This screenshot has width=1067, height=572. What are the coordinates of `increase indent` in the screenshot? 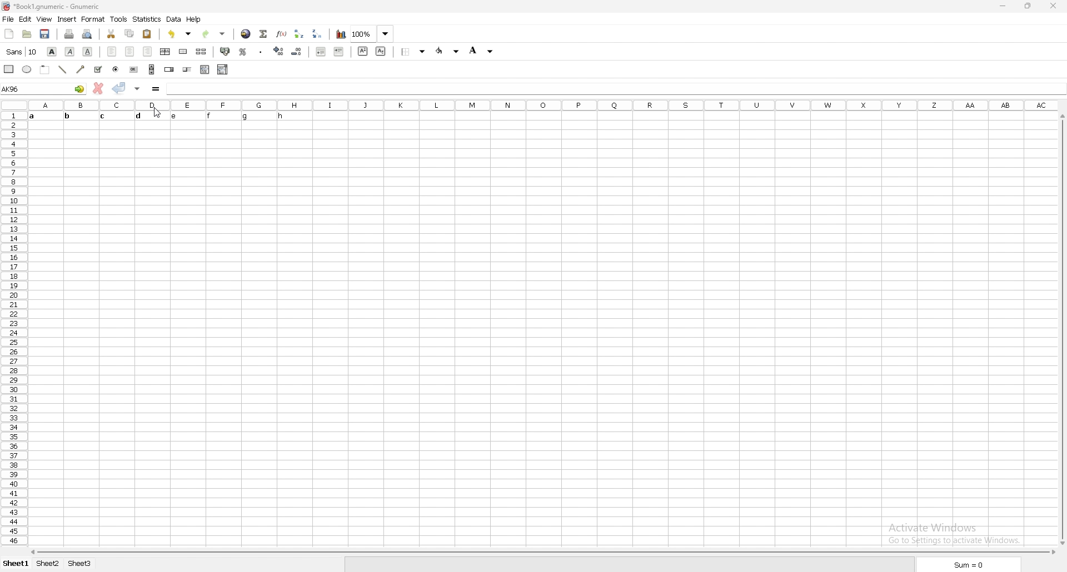 It's located at (338, 52).